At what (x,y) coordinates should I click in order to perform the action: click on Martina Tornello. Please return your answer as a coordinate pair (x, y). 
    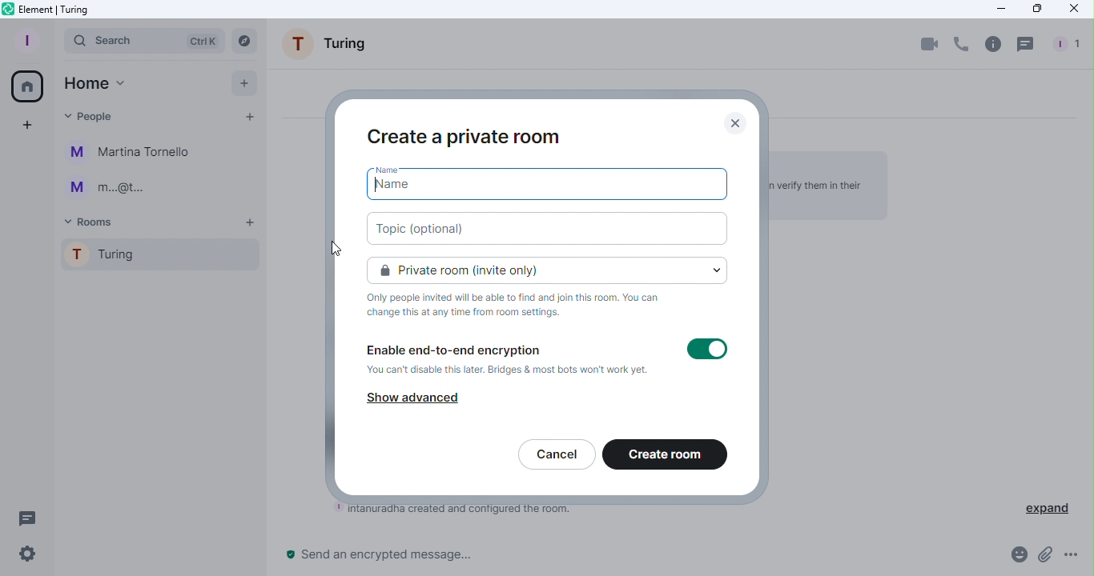
    Looking at the image, I should click on (132, 153).